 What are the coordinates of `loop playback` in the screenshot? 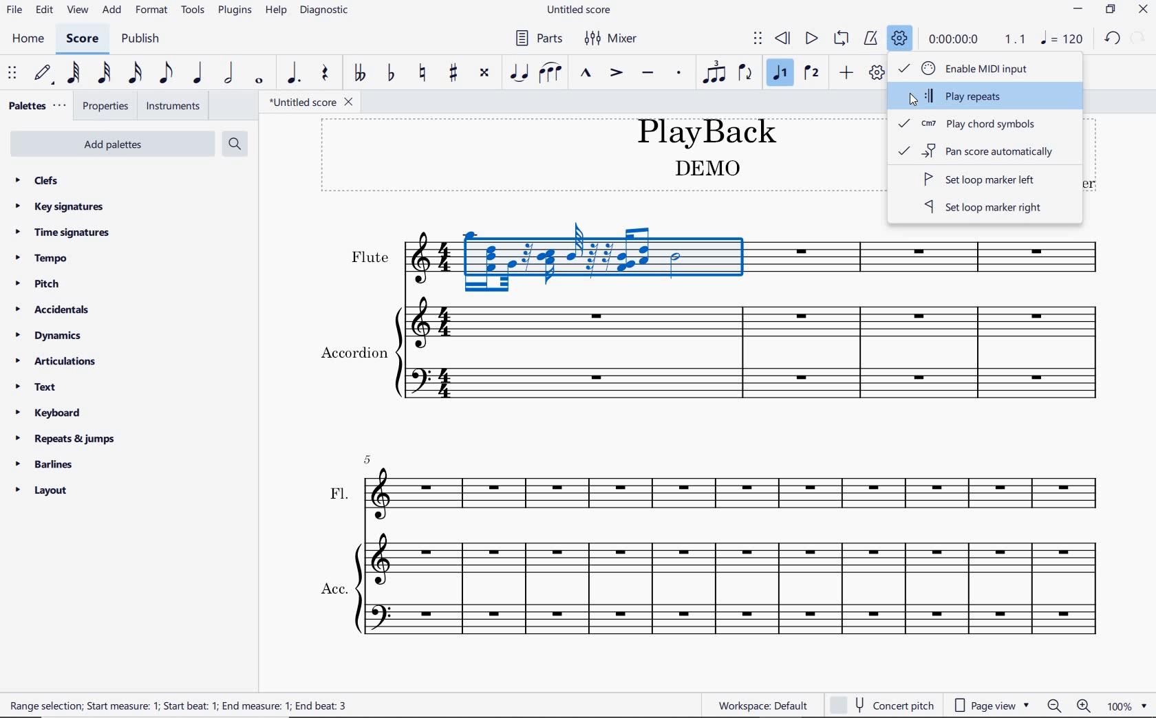 It's located at (842, 39).